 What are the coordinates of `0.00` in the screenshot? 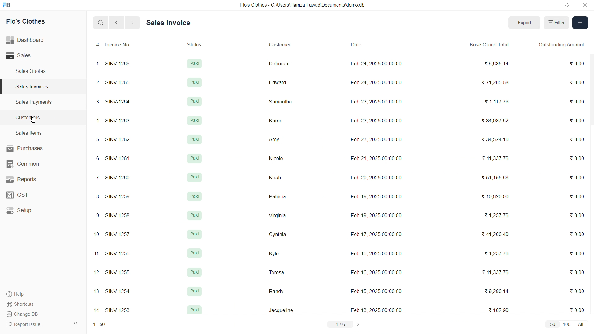 It's located at (577, 196).